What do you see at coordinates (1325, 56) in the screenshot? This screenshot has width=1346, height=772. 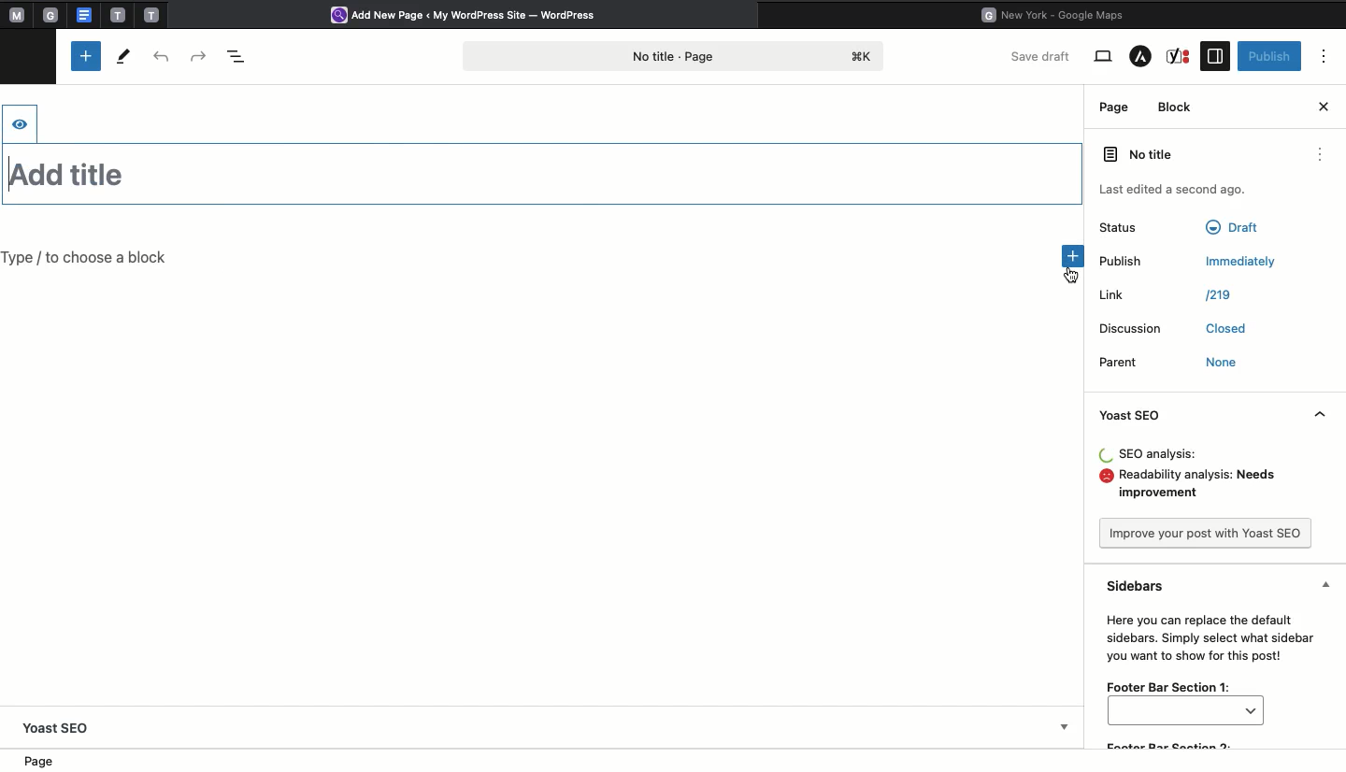 I see `Options` at bounding box center [1325, 56].